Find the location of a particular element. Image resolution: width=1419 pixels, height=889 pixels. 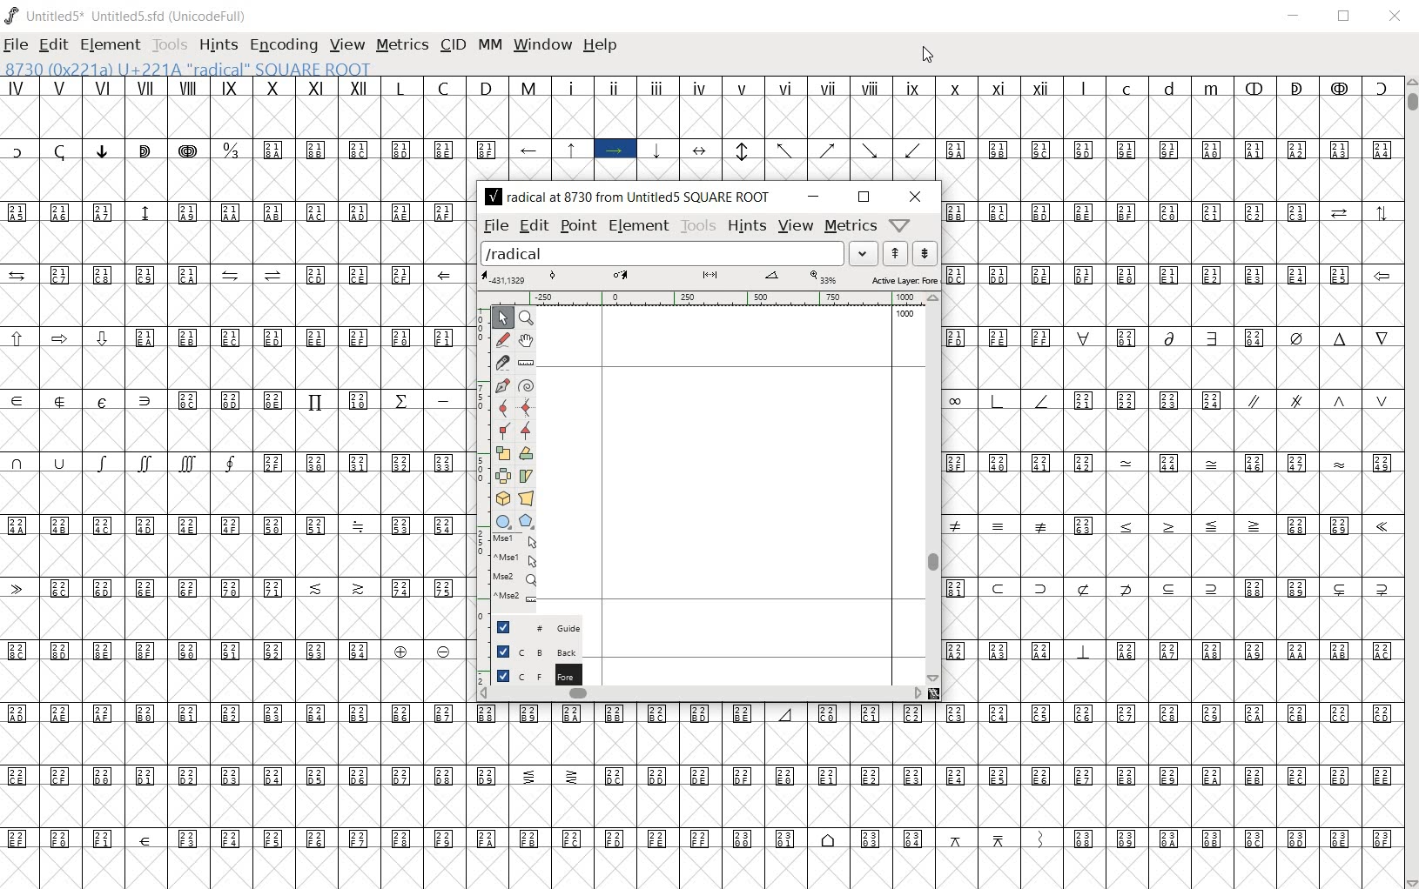

CLOSE is located at coordinates (1395, 16).